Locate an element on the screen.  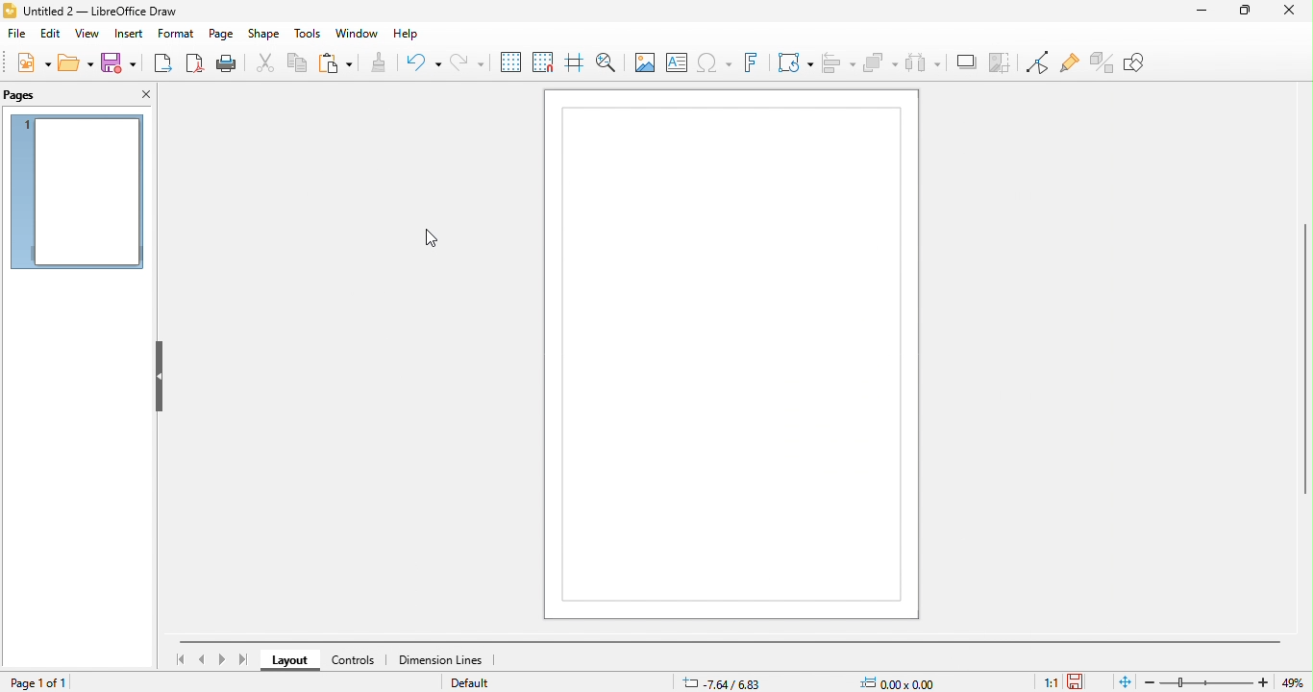
help is located at coordinates (408, 35).